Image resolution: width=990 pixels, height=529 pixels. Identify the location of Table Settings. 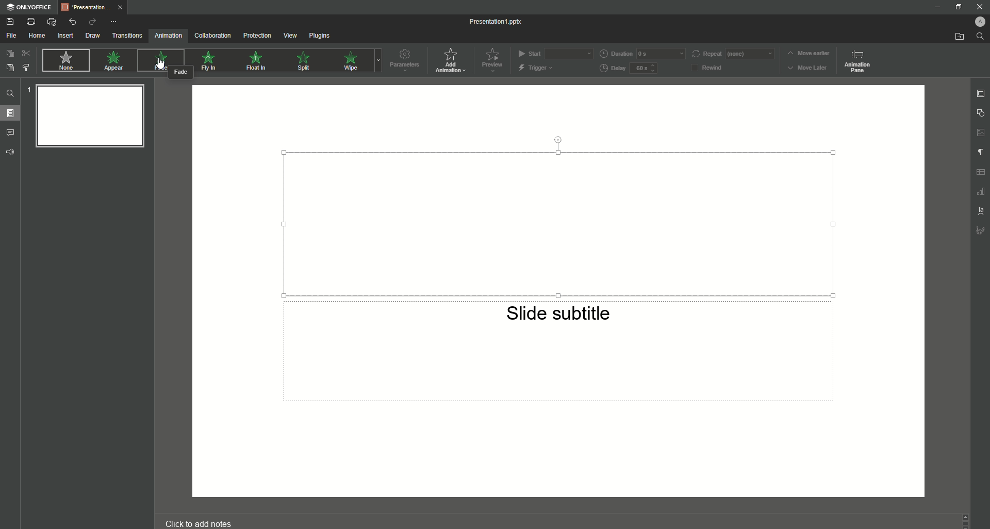
(979, 174).